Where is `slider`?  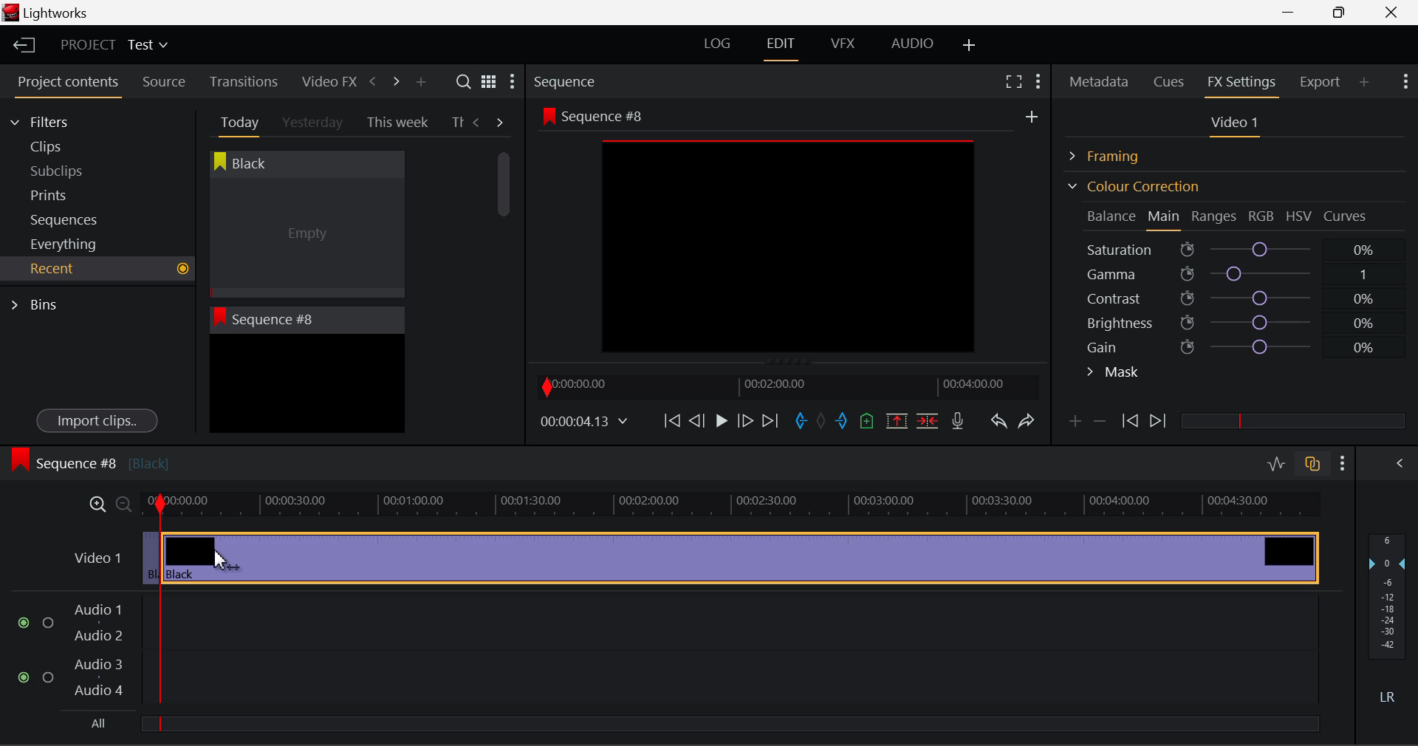
slider is located at coordinates (1292, 420).